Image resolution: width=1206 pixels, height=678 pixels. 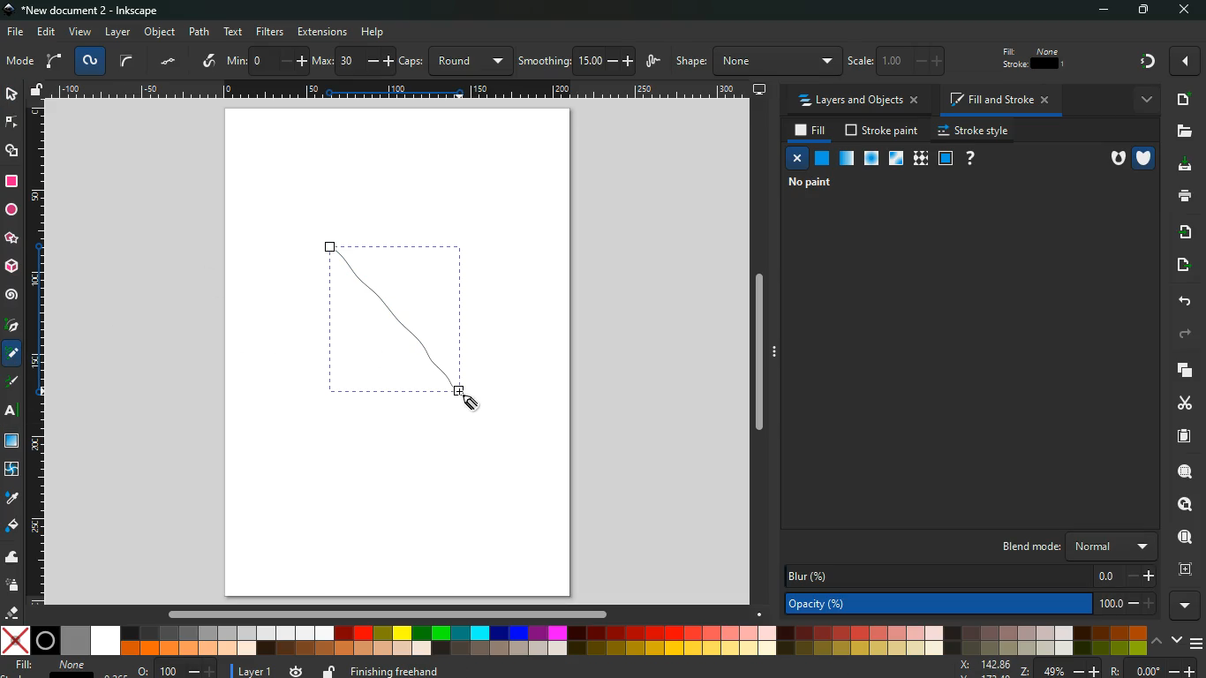 I want to click on search, so click(x=1182, y=470).